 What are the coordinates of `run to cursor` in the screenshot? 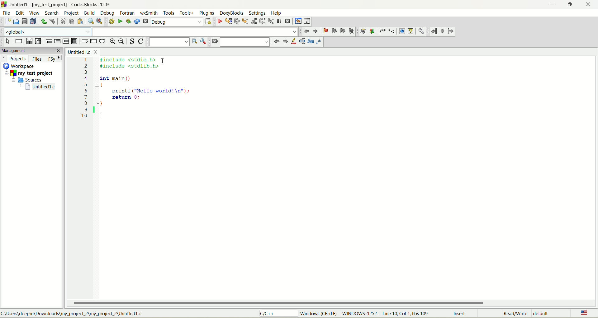 It's located at (229, 21).